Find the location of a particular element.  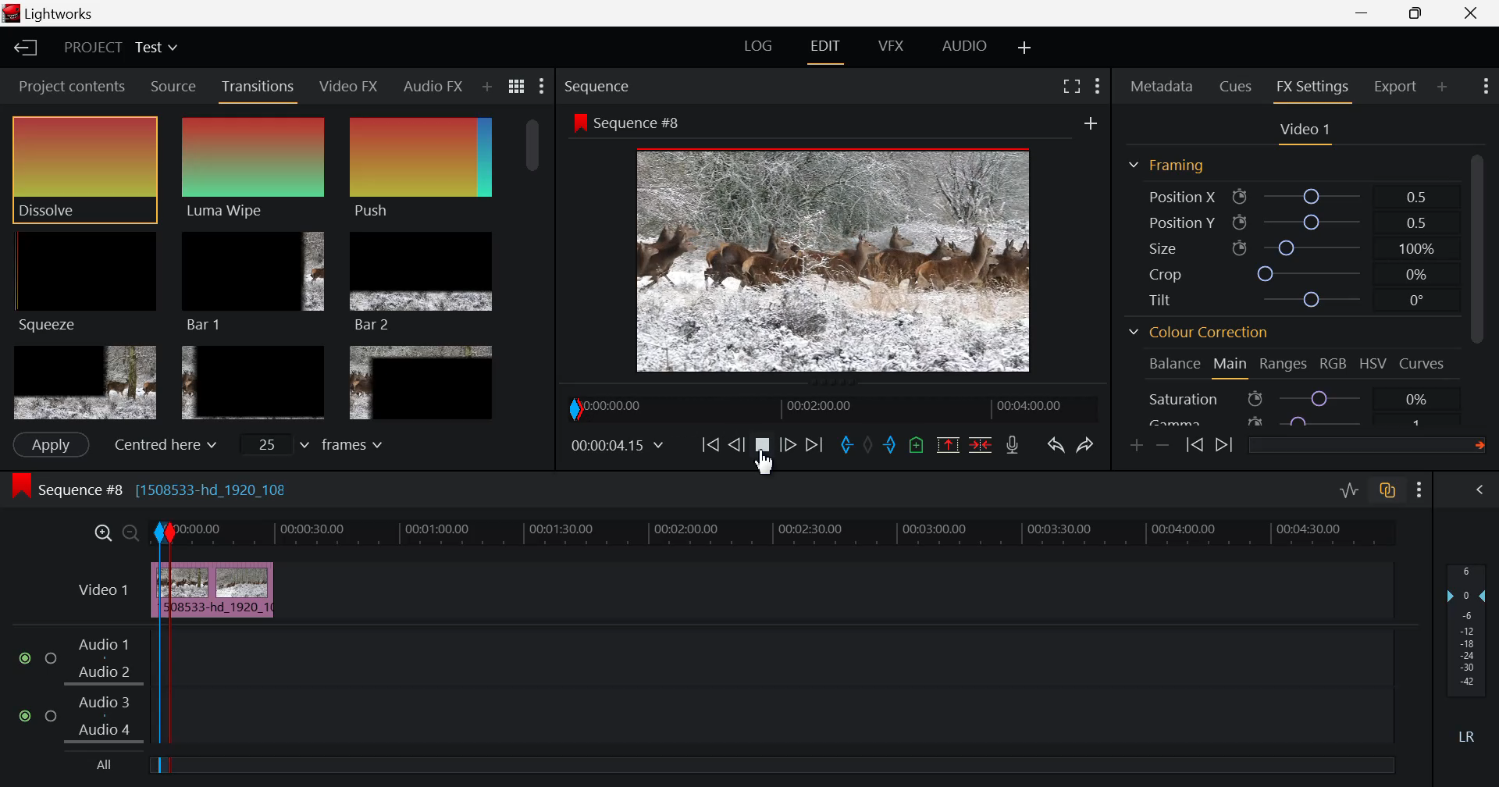

Remove all cues is located at coordinates (914, 444).